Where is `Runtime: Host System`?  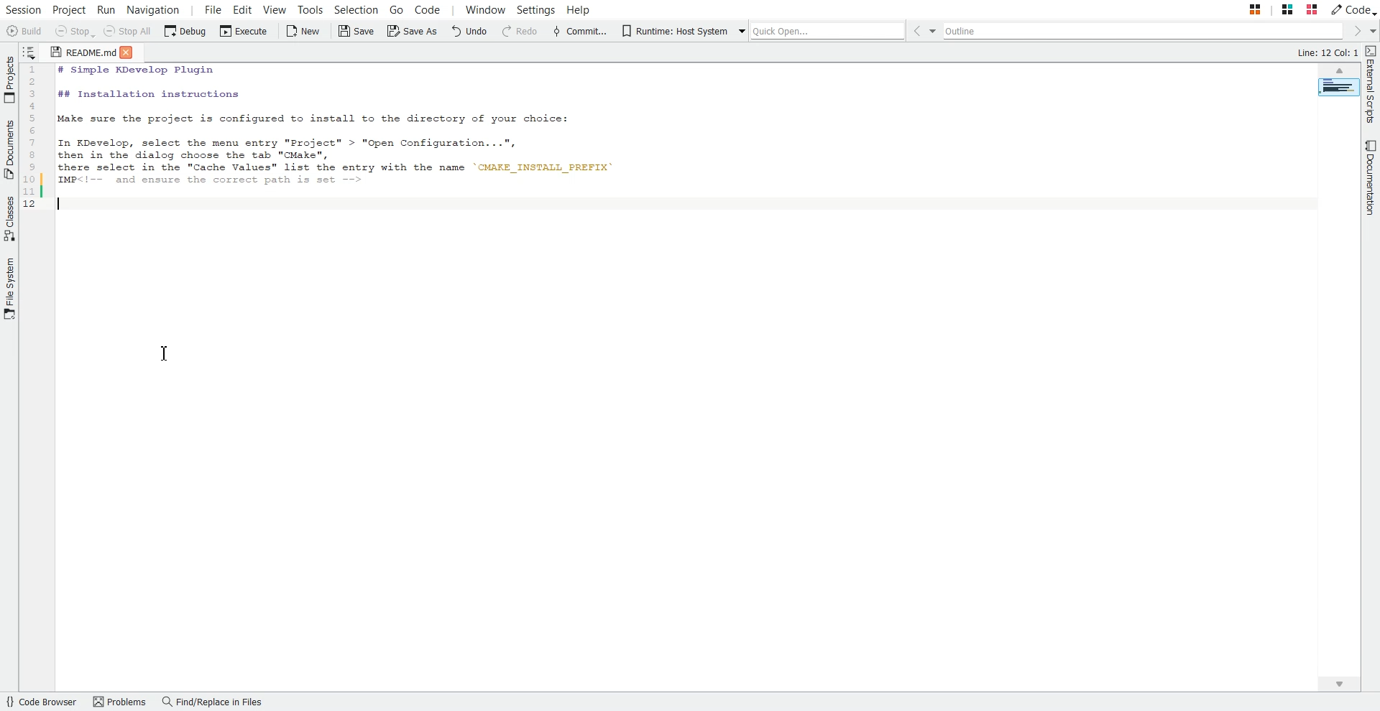 Runtime: Host System is located at coordinates (673, 32).